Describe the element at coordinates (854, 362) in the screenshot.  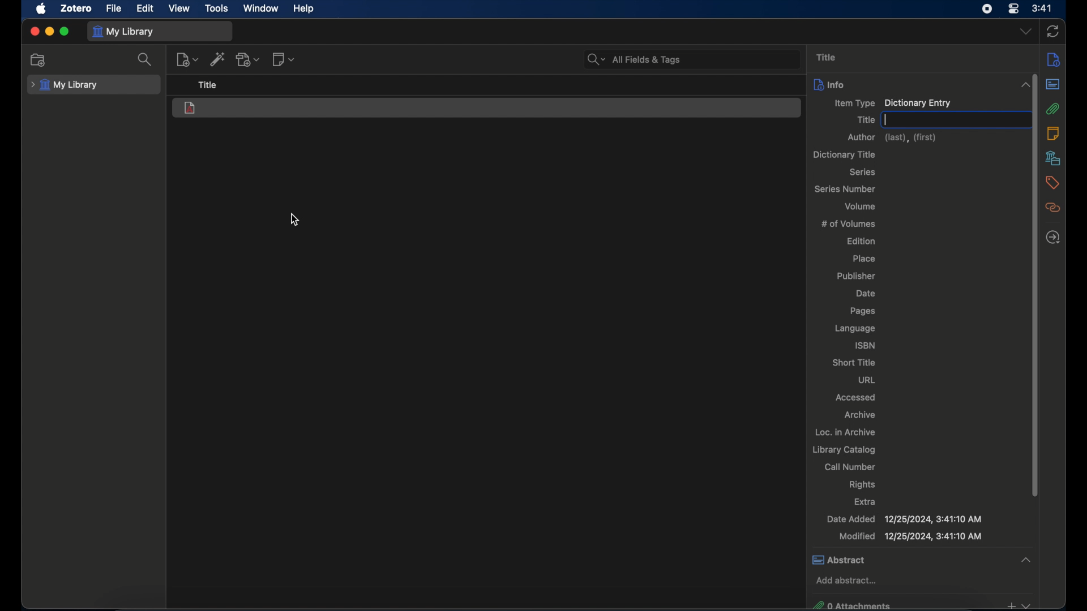
I see `short title` at that location.